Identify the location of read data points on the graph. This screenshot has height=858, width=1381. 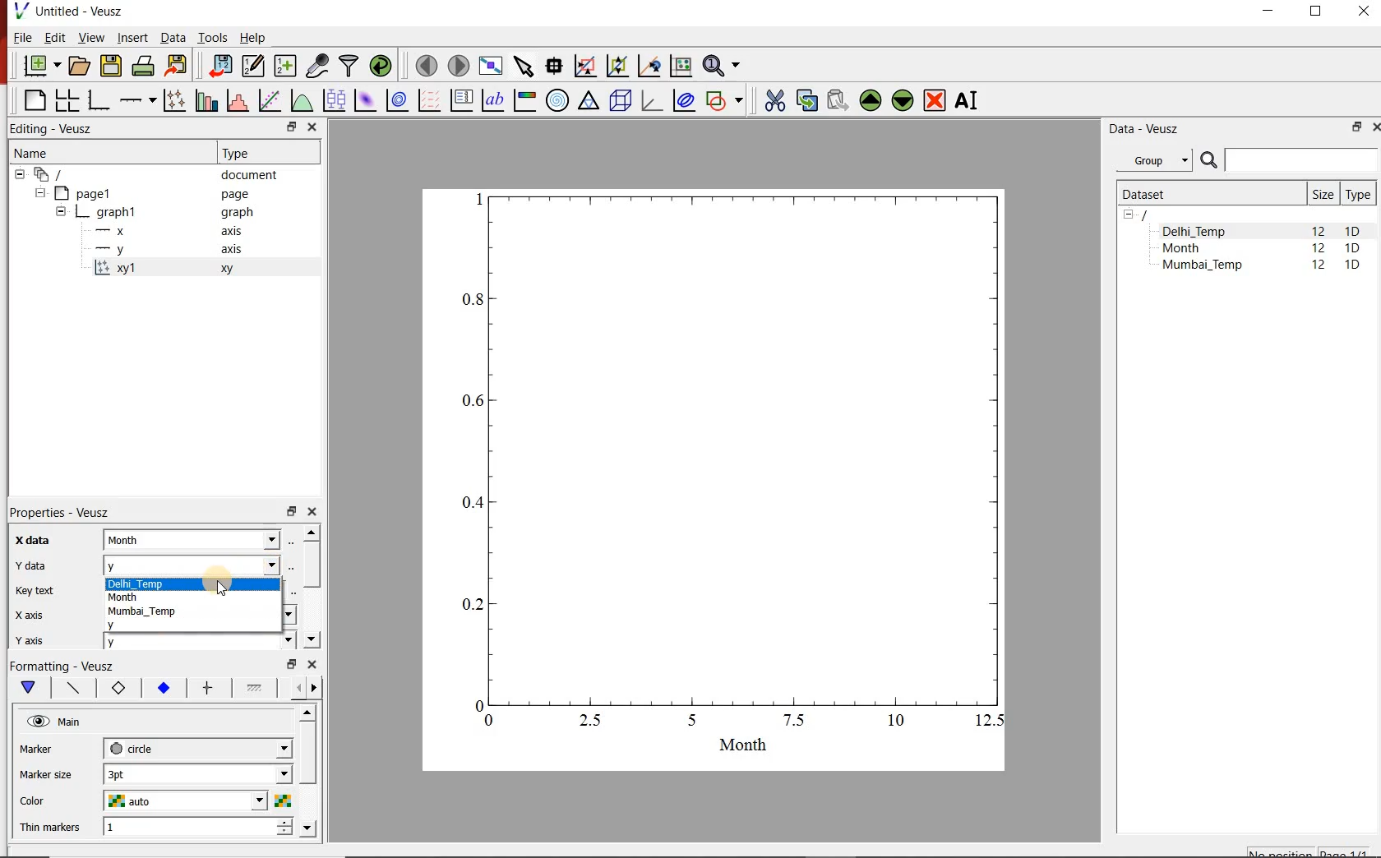
(554, 66).